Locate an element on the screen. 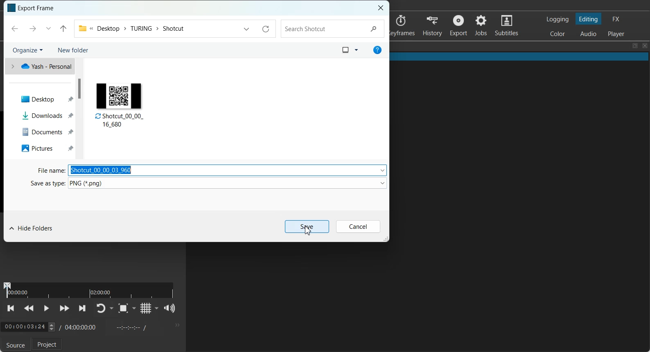 This screenshot has height=352, width=650. Subtitles is located at coordinates (507, 25).